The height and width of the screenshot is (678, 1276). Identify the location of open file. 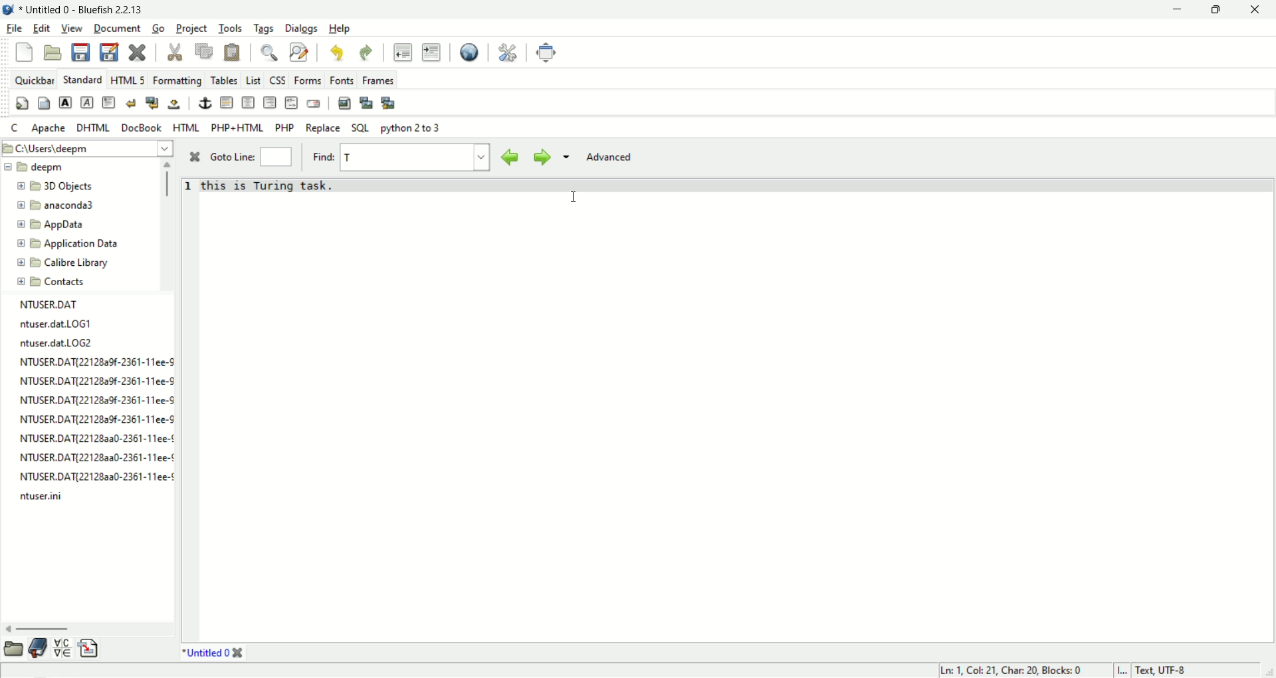
(53, 53).